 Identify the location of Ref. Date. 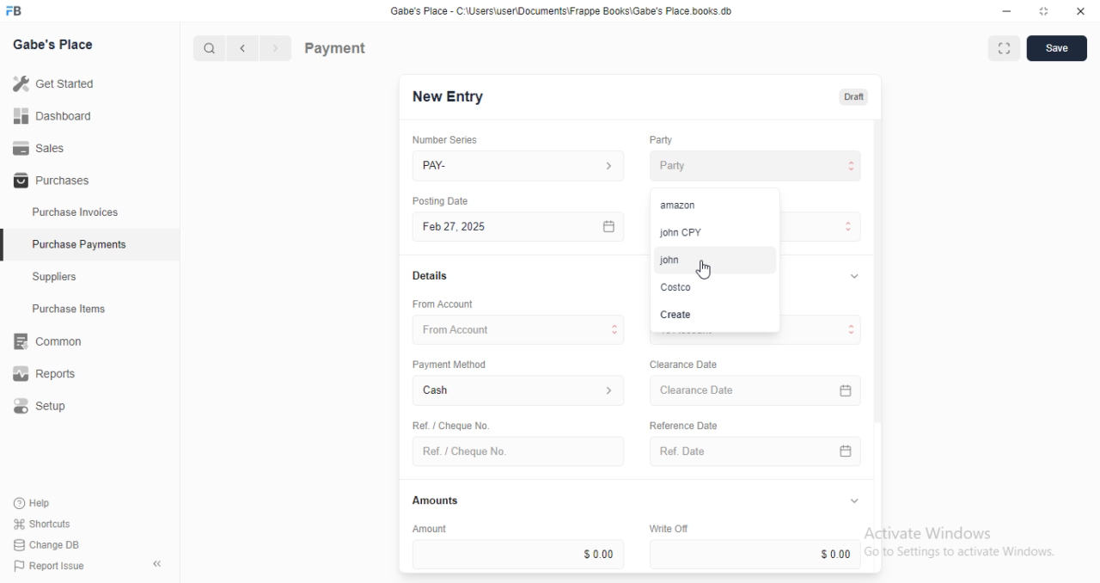
(755, 451).